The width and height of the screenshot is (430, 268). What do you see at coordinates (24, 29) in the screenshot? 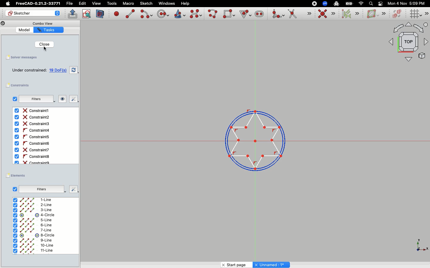
I see `Model` at bounding box center [24, 29].